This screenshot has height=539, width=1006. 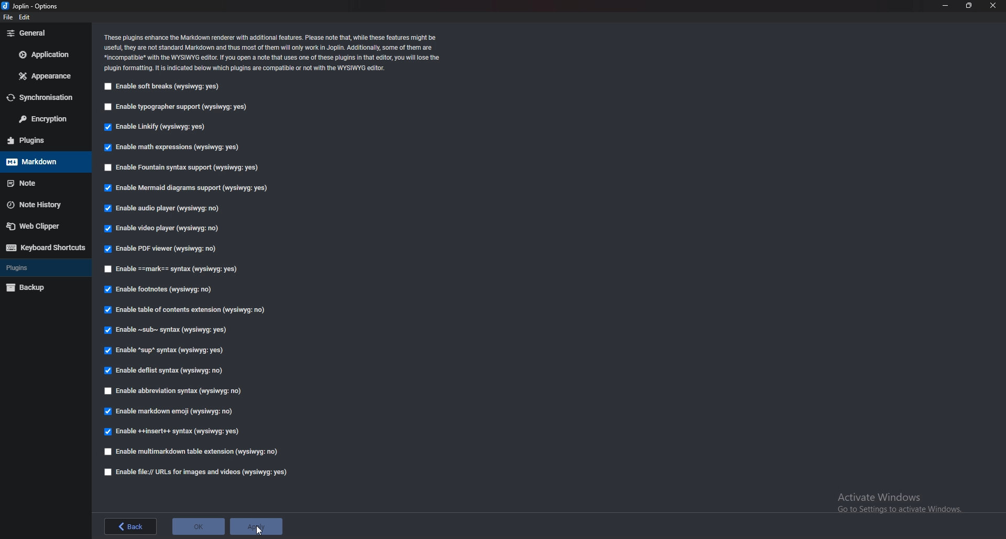 I want to click on Enable math expressions, so click(x=172, y=148).